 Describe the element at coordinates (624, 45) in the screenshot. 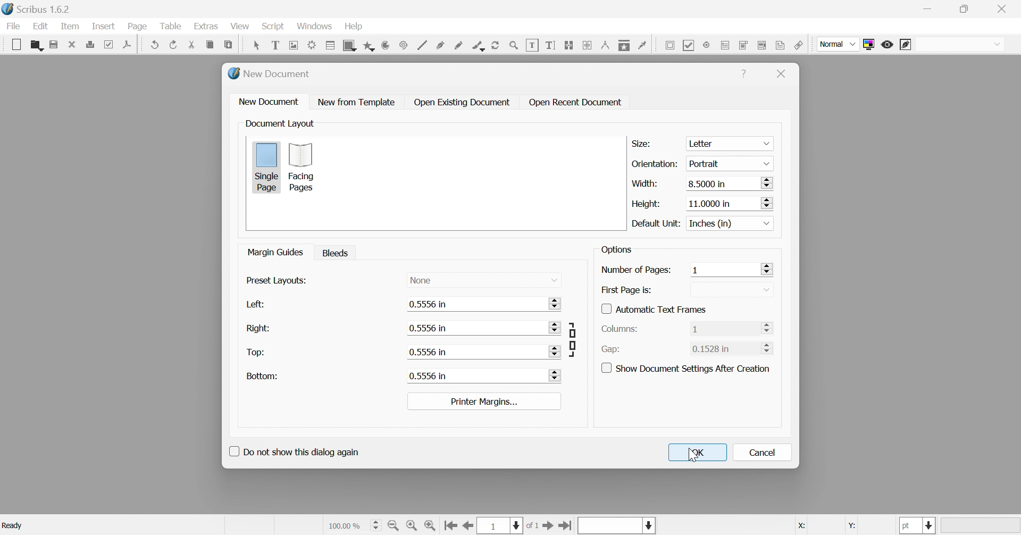

I see `copy item properties` at that location.